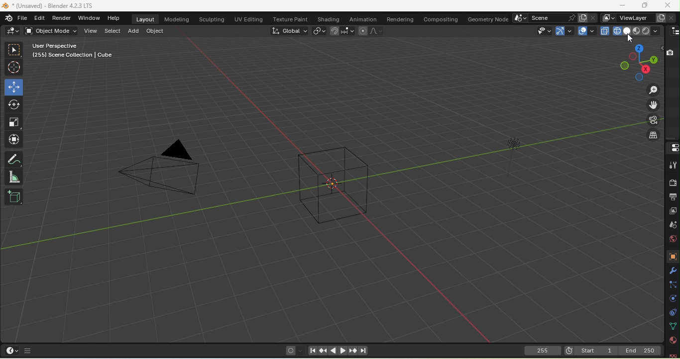 This screenshot has width=680, height=359. I want to click on Viewport shading: Rendered, so click(646, 31).